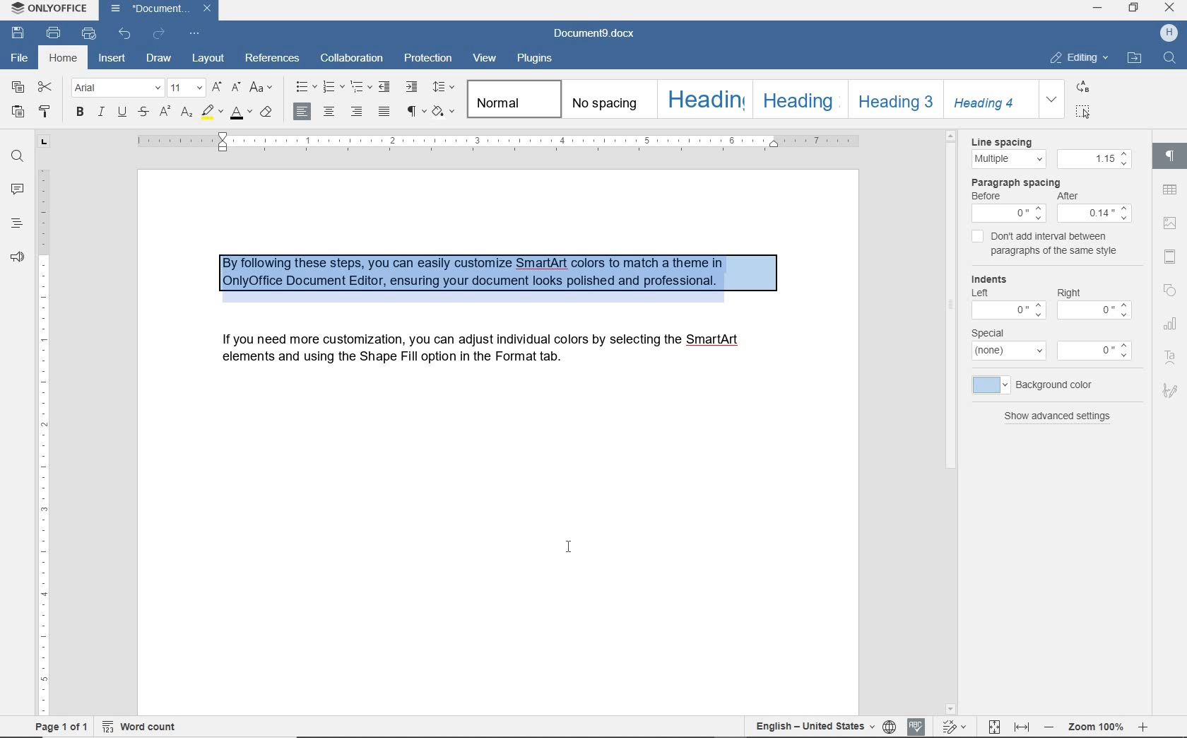 The image size is (1187, 738). What do you see at coordinates (1079, 58) in the screenshot?
I see `editing` at bounding box center [1079, 58].